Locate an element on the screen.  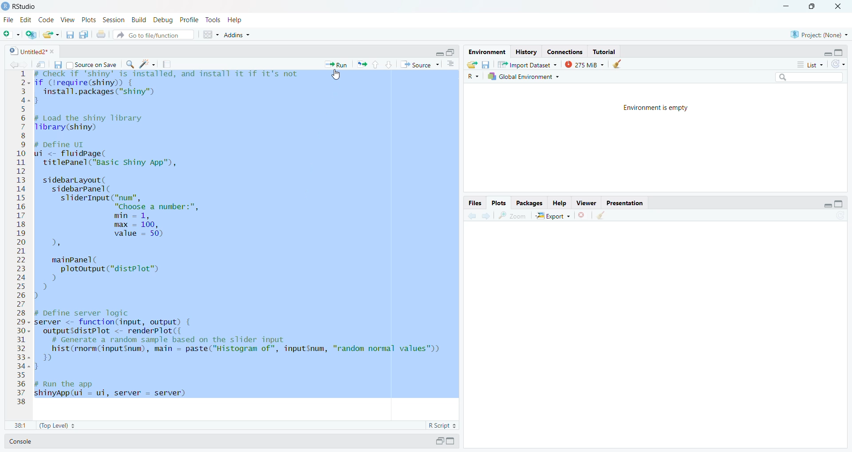
code tools is located at coordinates (148, 64).